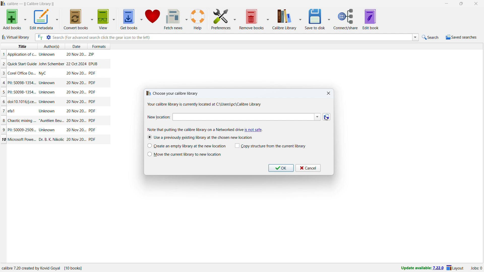  What do you see at coordinates (23, 140) in the screenshot?
I see `Title` at bounding box center [23, 140].